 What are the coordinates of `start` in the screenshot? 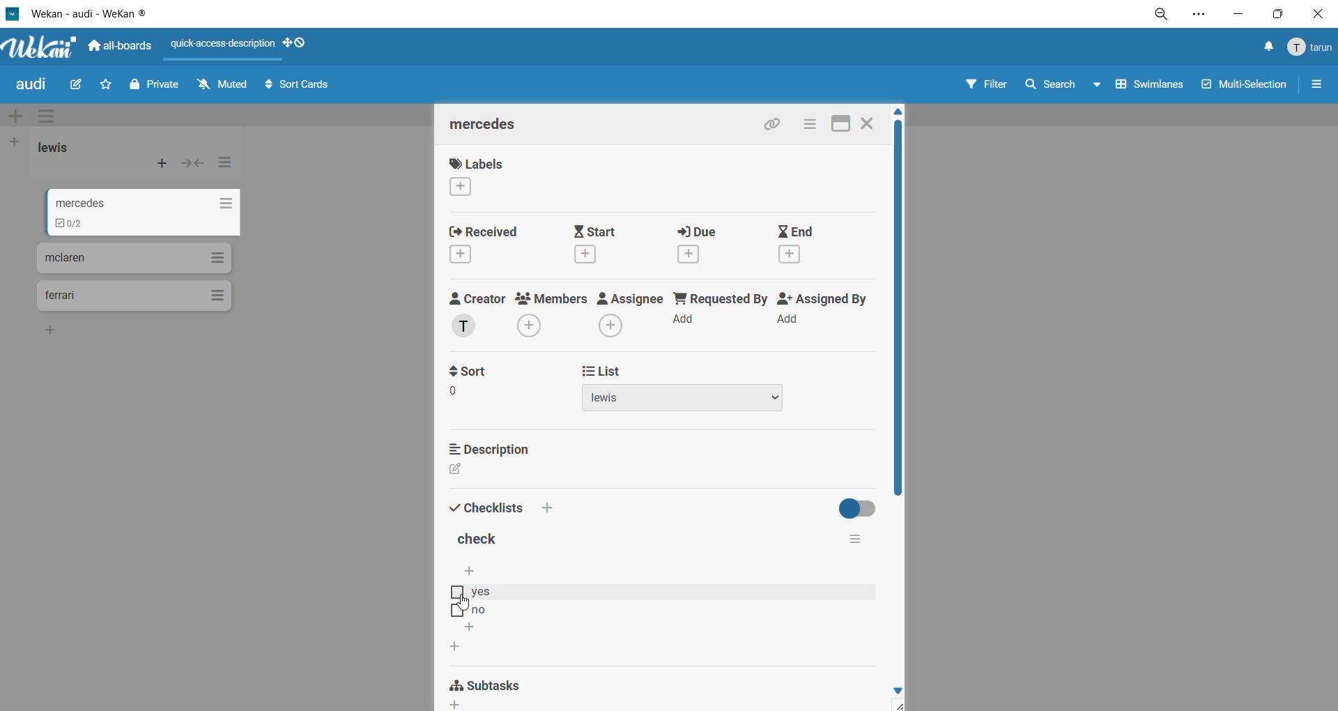 It's located at (606, 244).